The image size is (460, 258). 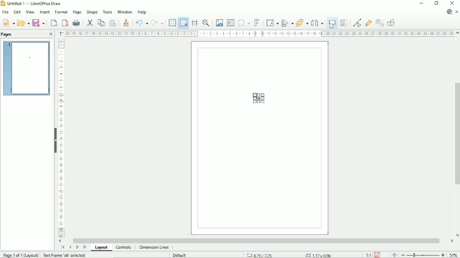 What do you see at coordinates (154, 247) in the screenshot?
I see `Dimension lines` at bounding box center [154, 247].